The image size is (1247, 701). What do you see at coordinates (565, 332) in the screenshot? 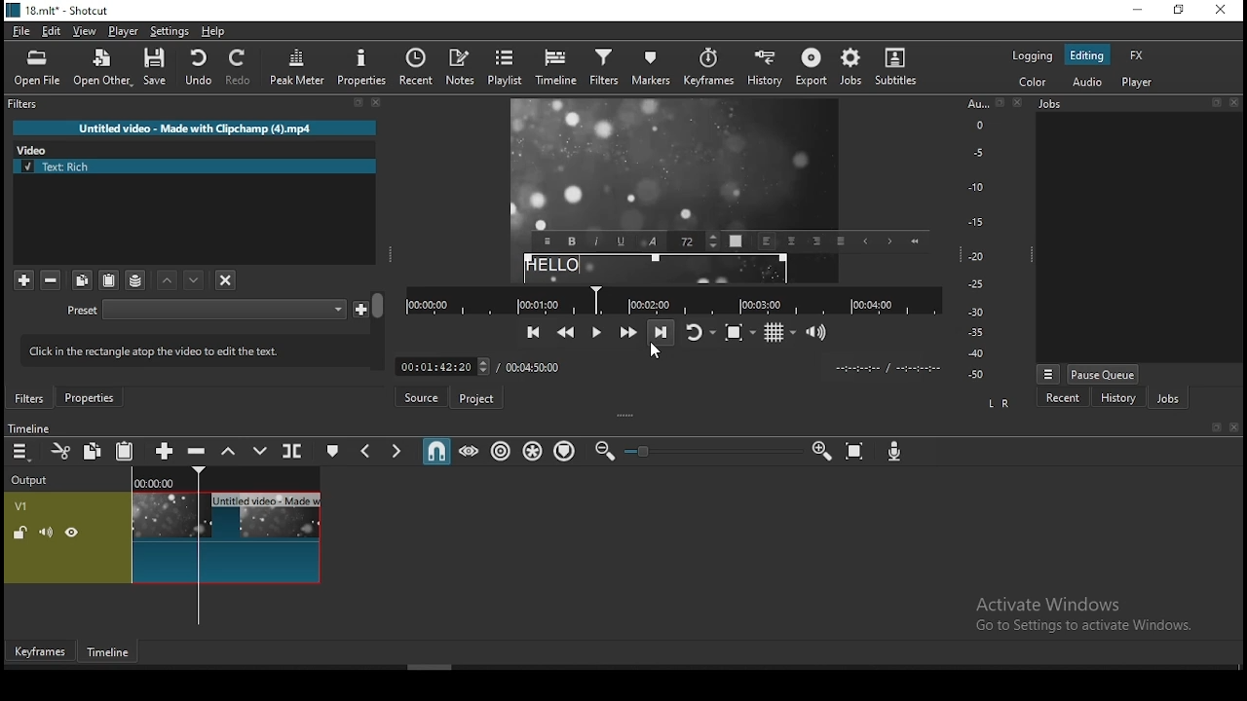
I see `play quickly backwards` at bounding box center [565, 332].